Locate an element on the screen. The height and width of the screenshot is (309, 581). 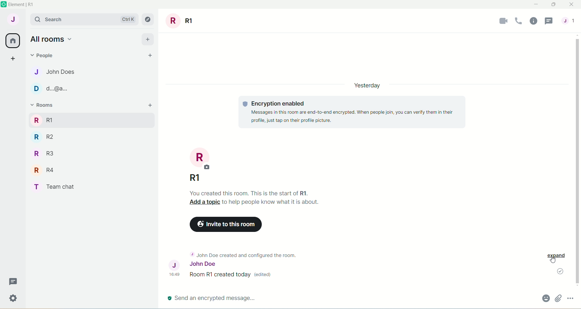
all rooms is located at coordinates (50, 40).